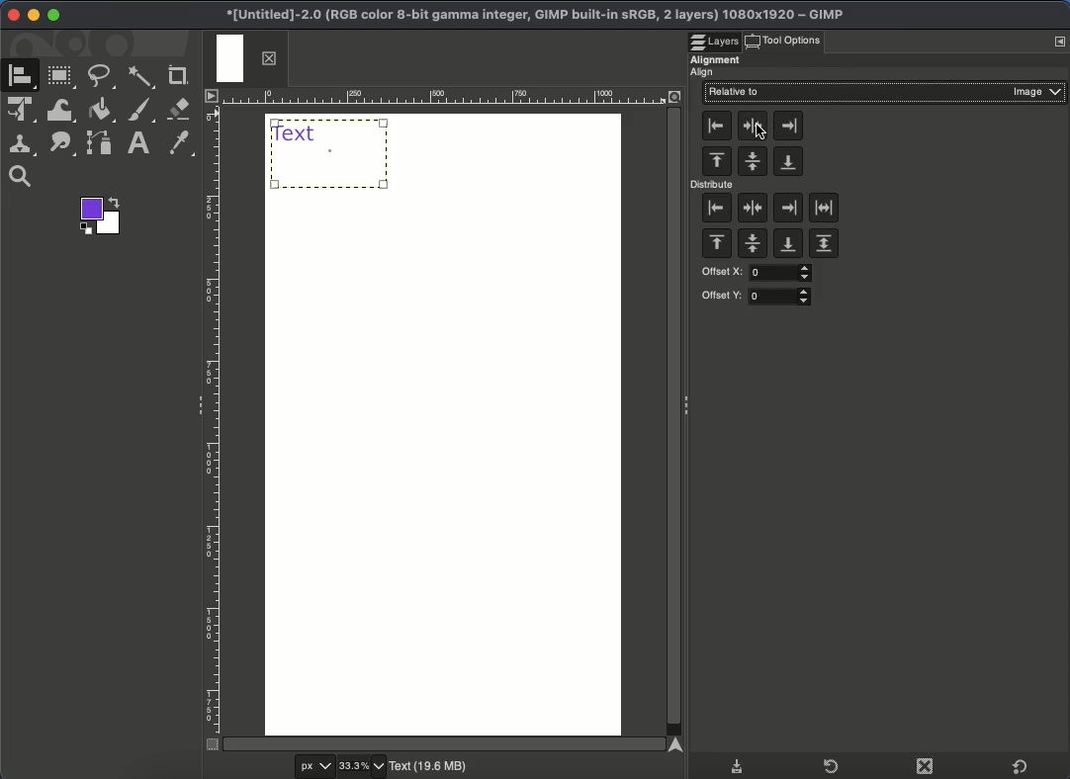 The image size is (1070, 779). I want to click on Menu, so click(1059, 42).